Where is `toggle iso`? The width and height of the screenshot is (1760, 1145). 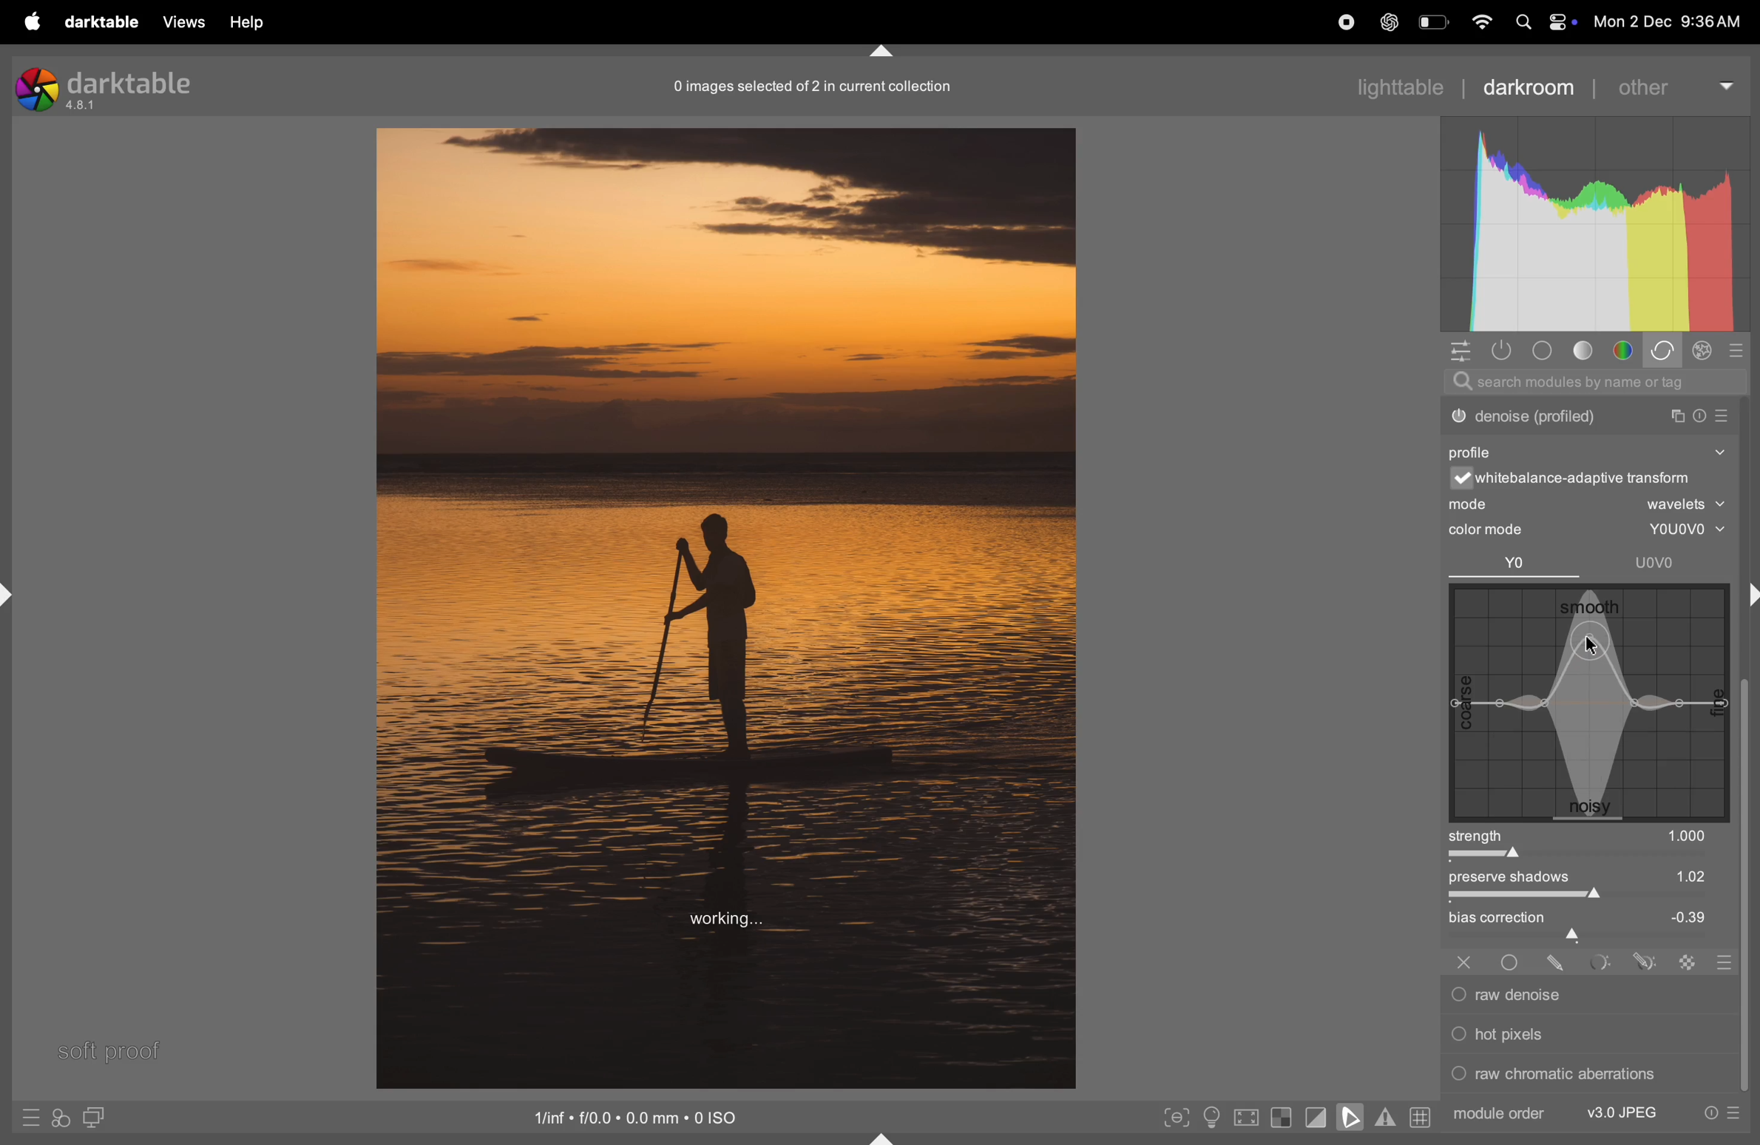
toggle iso is located at coordinates (1209, 1117).